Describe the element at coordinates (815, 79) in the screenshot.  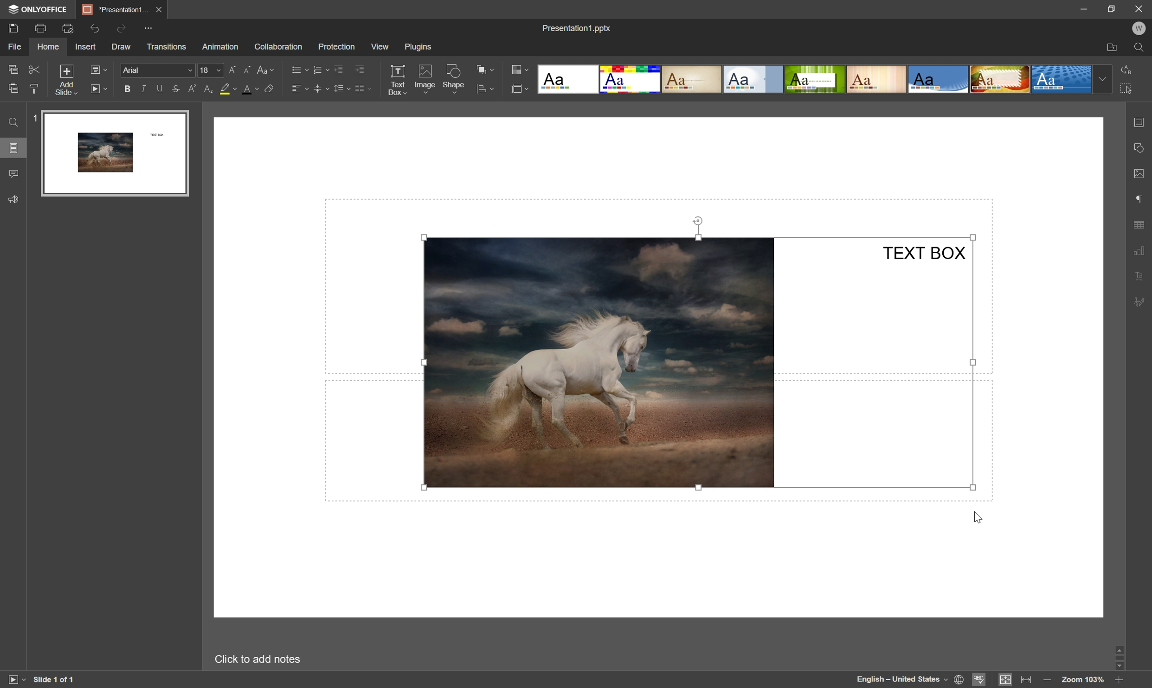
I see `Green Leaf` at that location.